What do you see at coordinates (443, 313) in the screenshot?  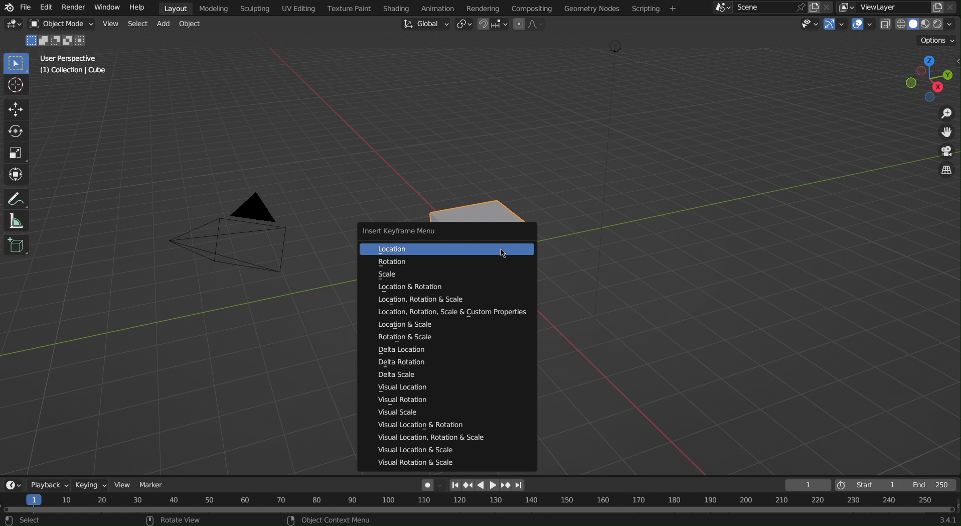 I see `Location, Rotation, Scale & Custom Properties` at bounding box center [443, 313].